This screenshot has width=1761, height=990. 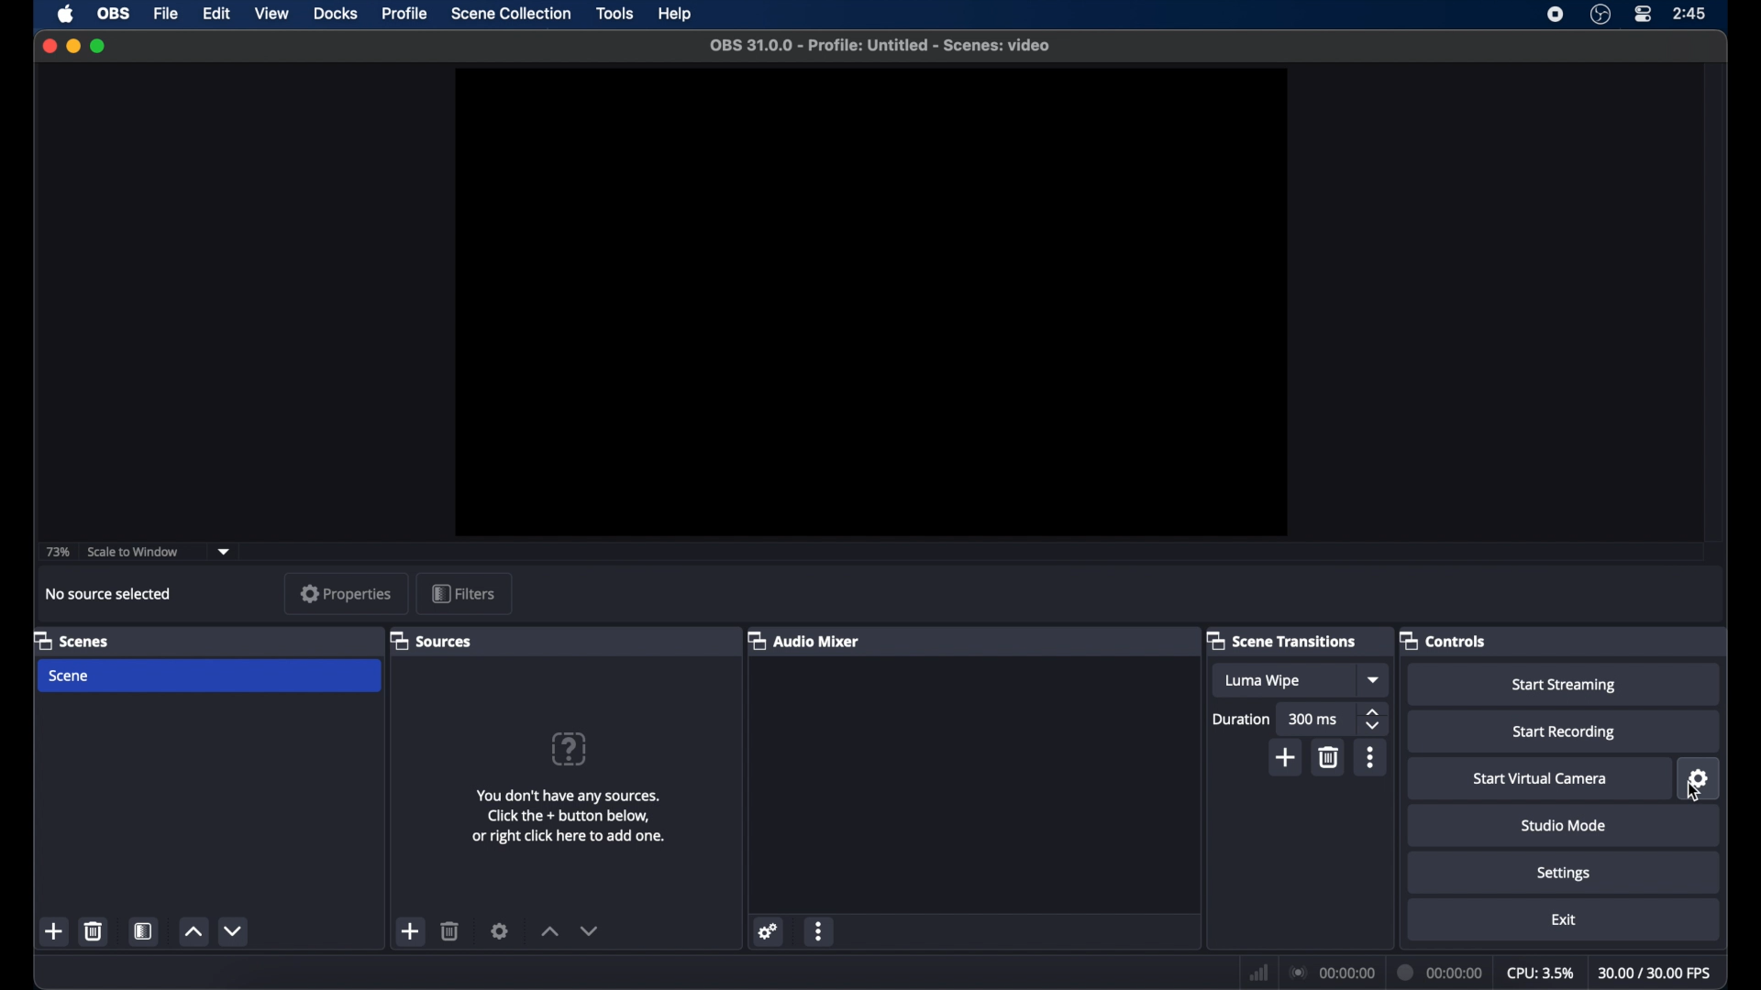 I want to click on scene, so click(x=209, y=676).